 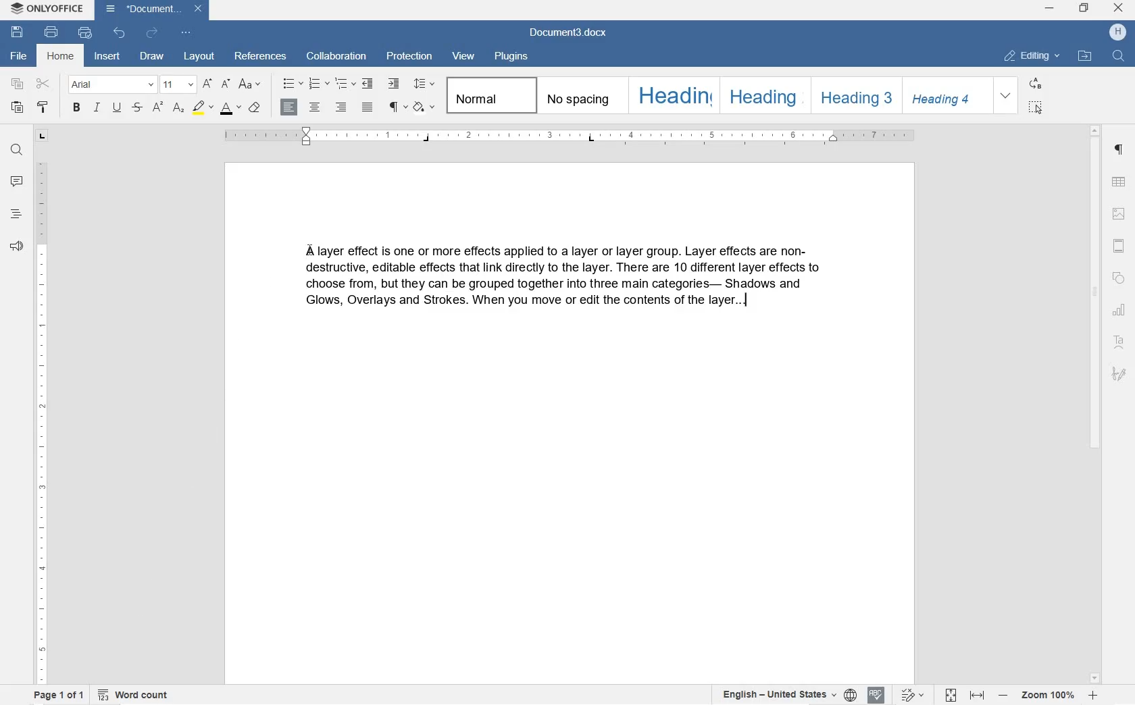 What do you see at coordinates (59, 56) in the screenshot?
I see `HOME` at bounding box center [59, 56].